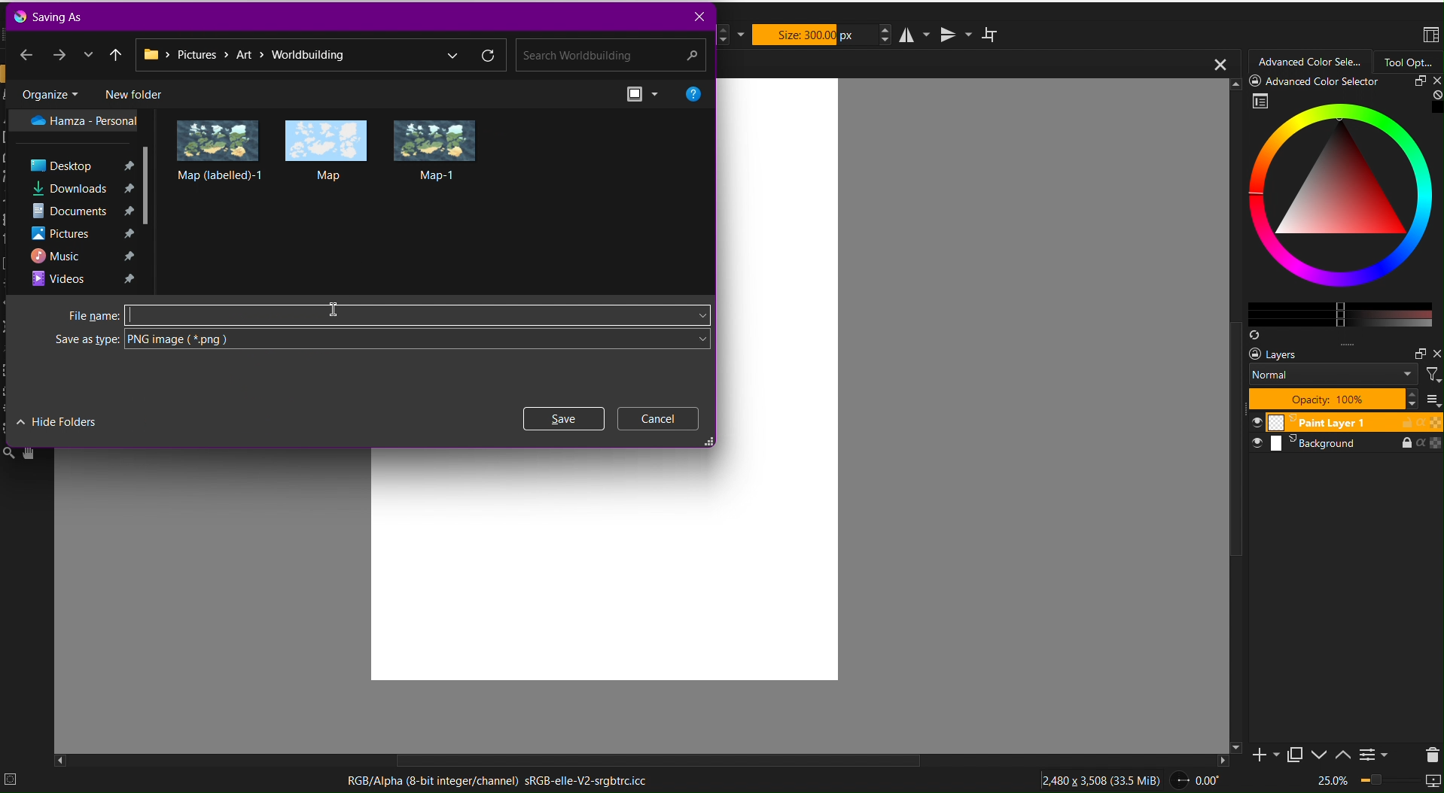  Describe the element at coordinates (693, 93) in the screenshot. I see `Help` at that location.